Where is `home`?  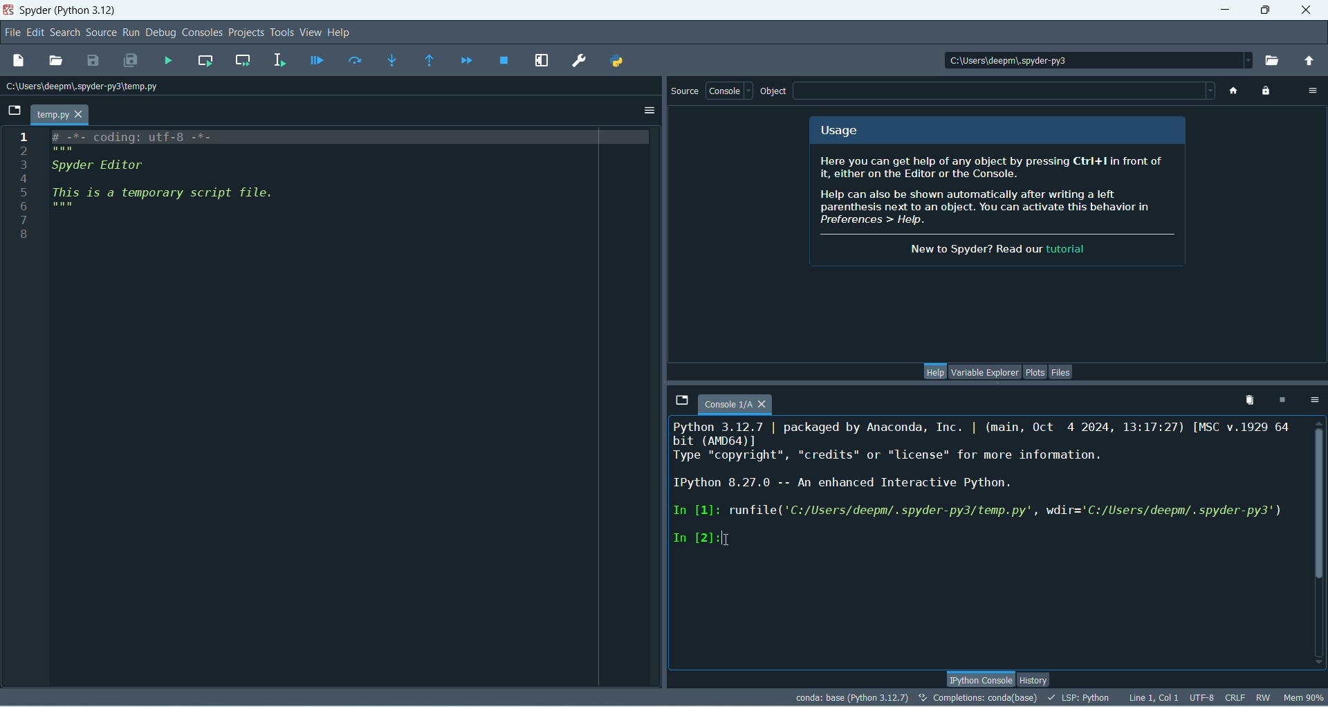 home is located at coordinates (1233, 91).